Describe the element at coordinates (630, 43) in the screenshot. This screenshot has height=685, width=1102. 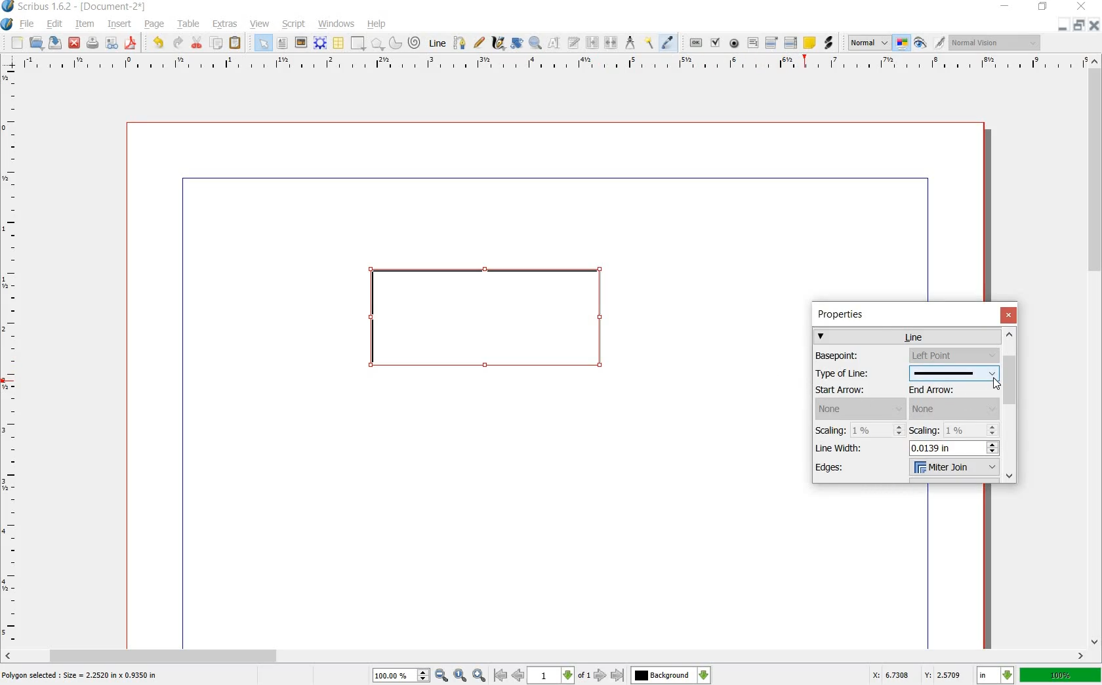
I see `MEASUREMENTS` at that location.